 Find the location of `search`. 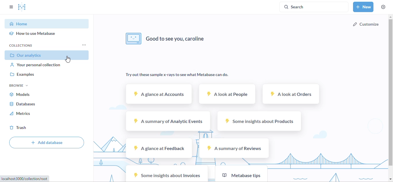

search is located at coordinates (314, 7).